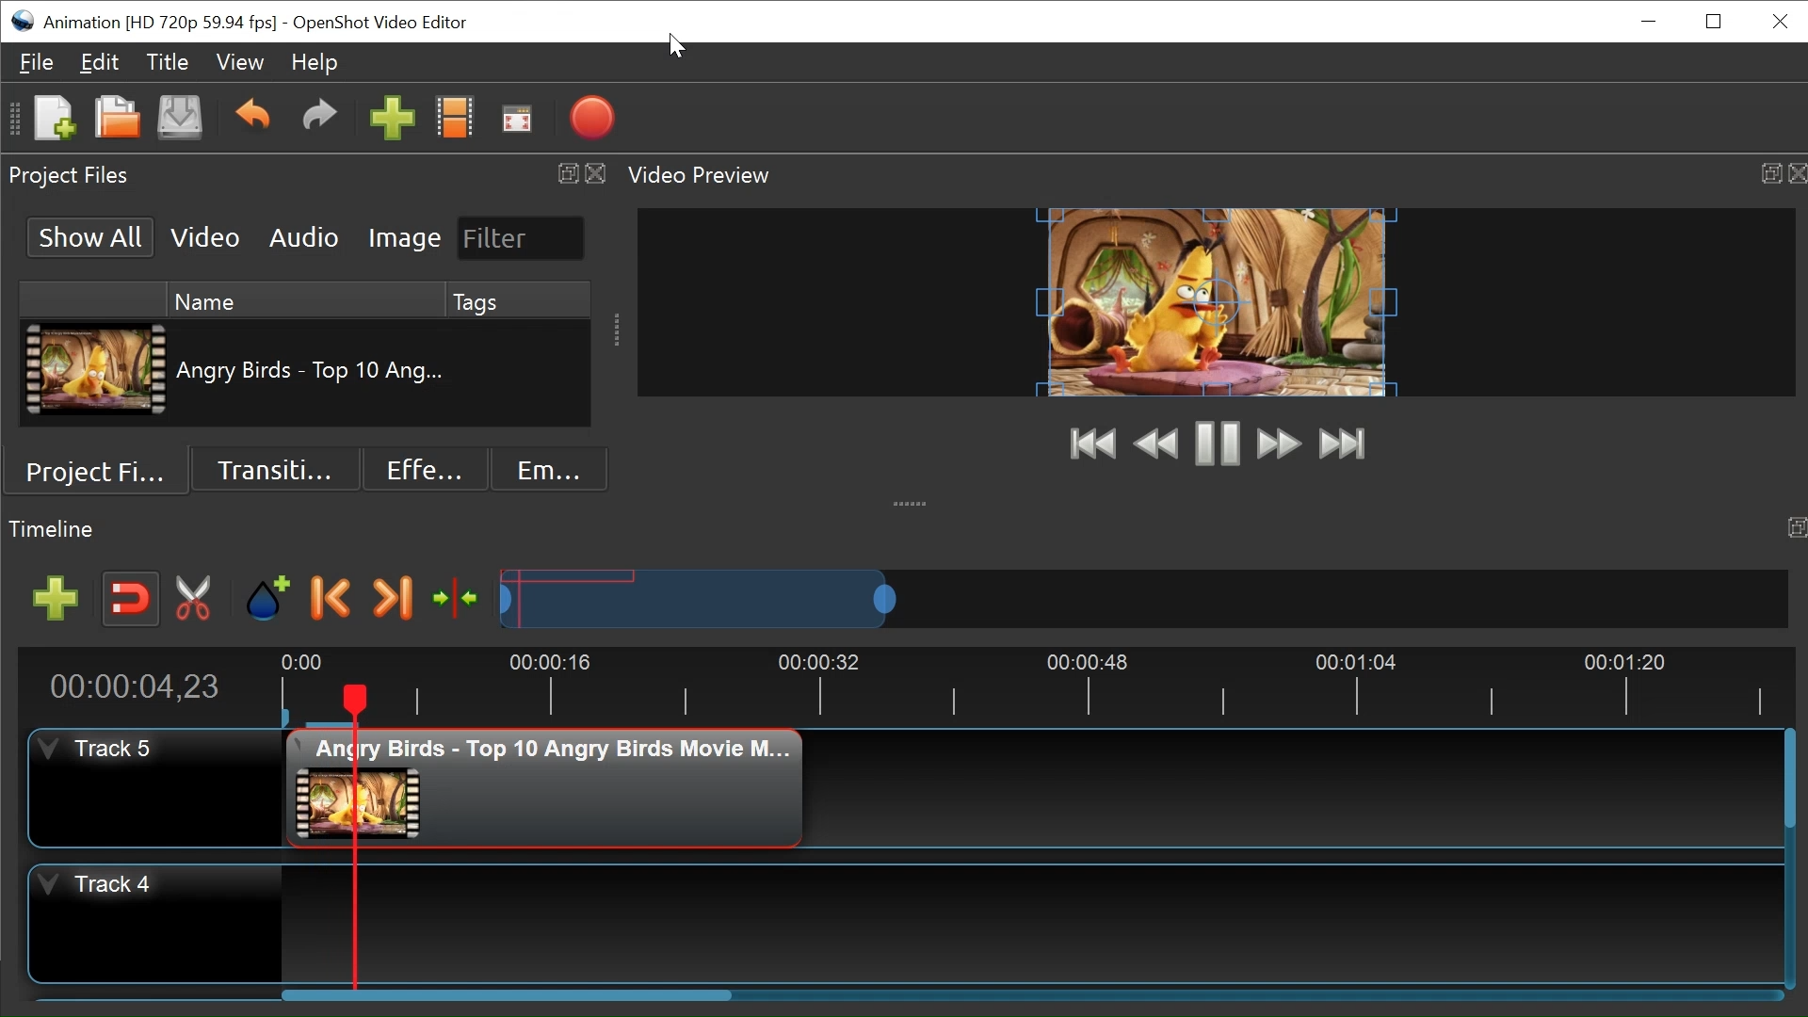 This screenshot has height=1017, width=1808. What do you see at coordinates (240, 62) in the screenshot?
I see `View` at bounding box center [240, 62].